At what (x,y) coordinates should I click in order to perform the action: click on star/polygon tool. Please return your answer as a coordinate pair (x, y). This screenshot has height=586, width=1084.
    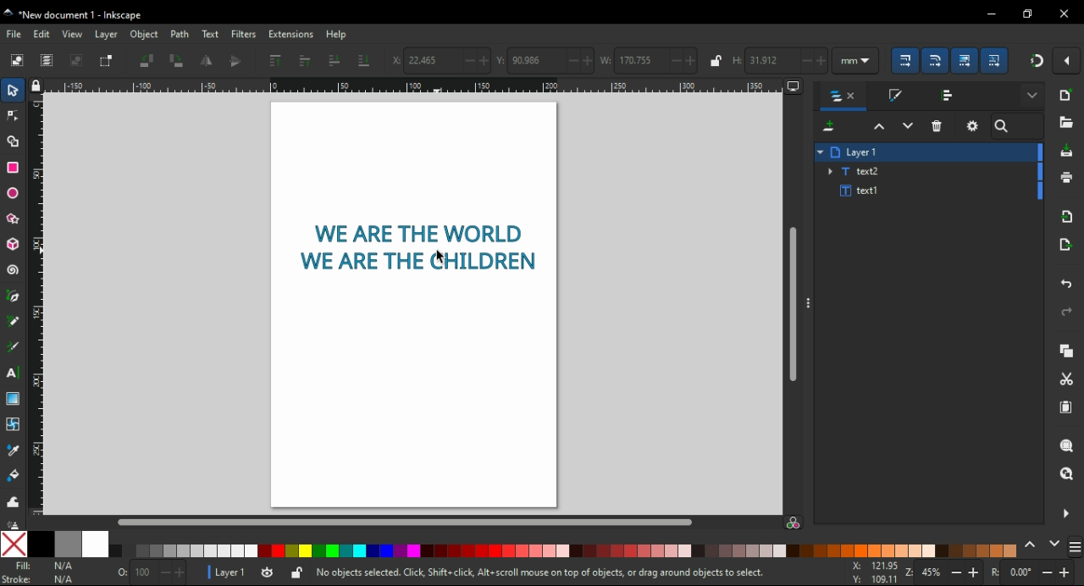
    Looking at the image, I should click on (12, 218).